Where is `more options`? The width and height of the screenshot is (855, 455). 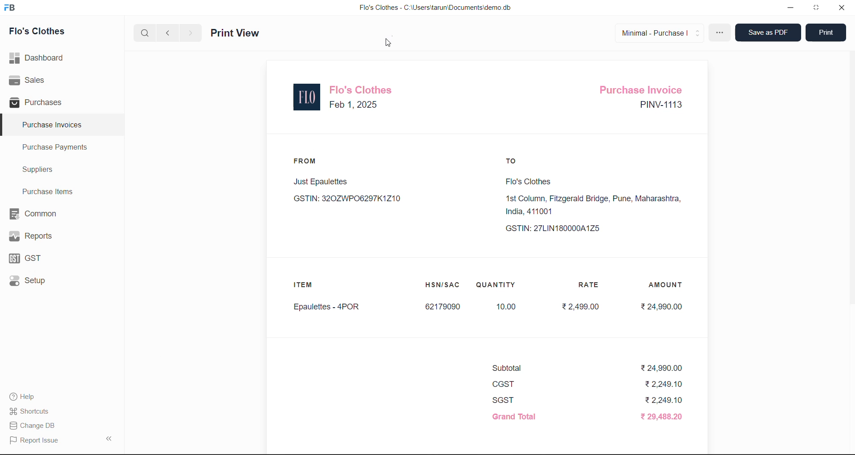
more options is located at coordinates (721, 34).